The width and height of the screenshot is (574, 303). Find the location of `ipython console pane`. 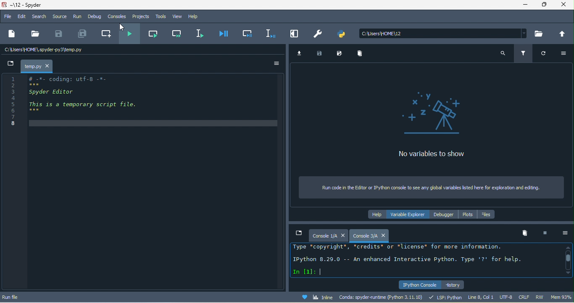

ipython console pane is located at coordinates (425, 260).